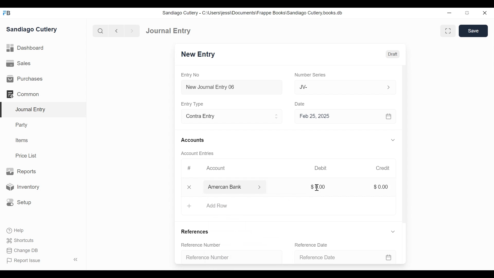 The height and width of the screenshot is (278, 494). What do you see at coordinates (393, 54) in the screenshot?
I see `Draft` at bounding box center [393, 54].